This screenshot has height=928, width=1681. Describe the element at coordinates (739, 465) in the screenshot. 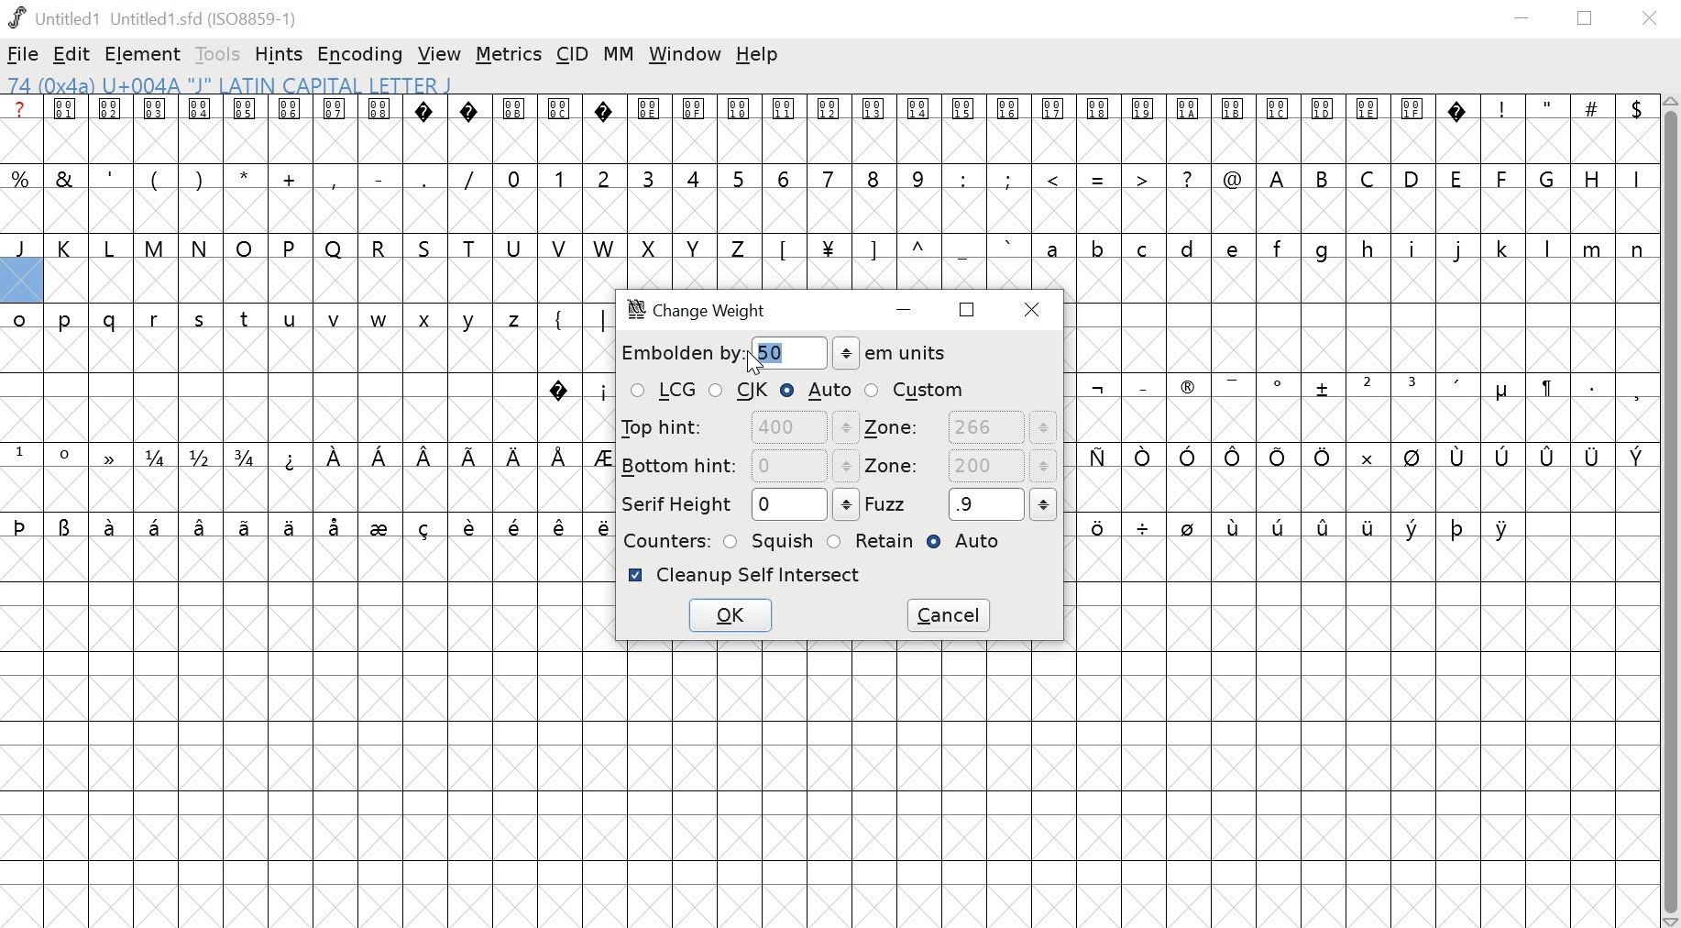

I see `BOTTOM HINT` at that location.